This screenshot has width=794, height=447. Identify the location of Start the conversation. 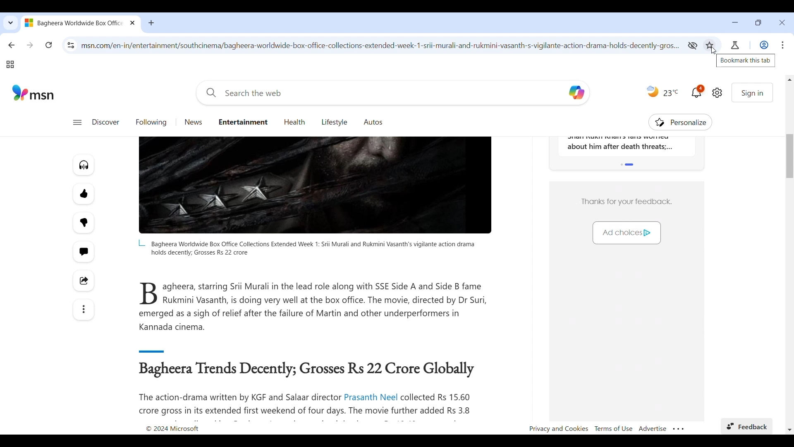
(83, 252).